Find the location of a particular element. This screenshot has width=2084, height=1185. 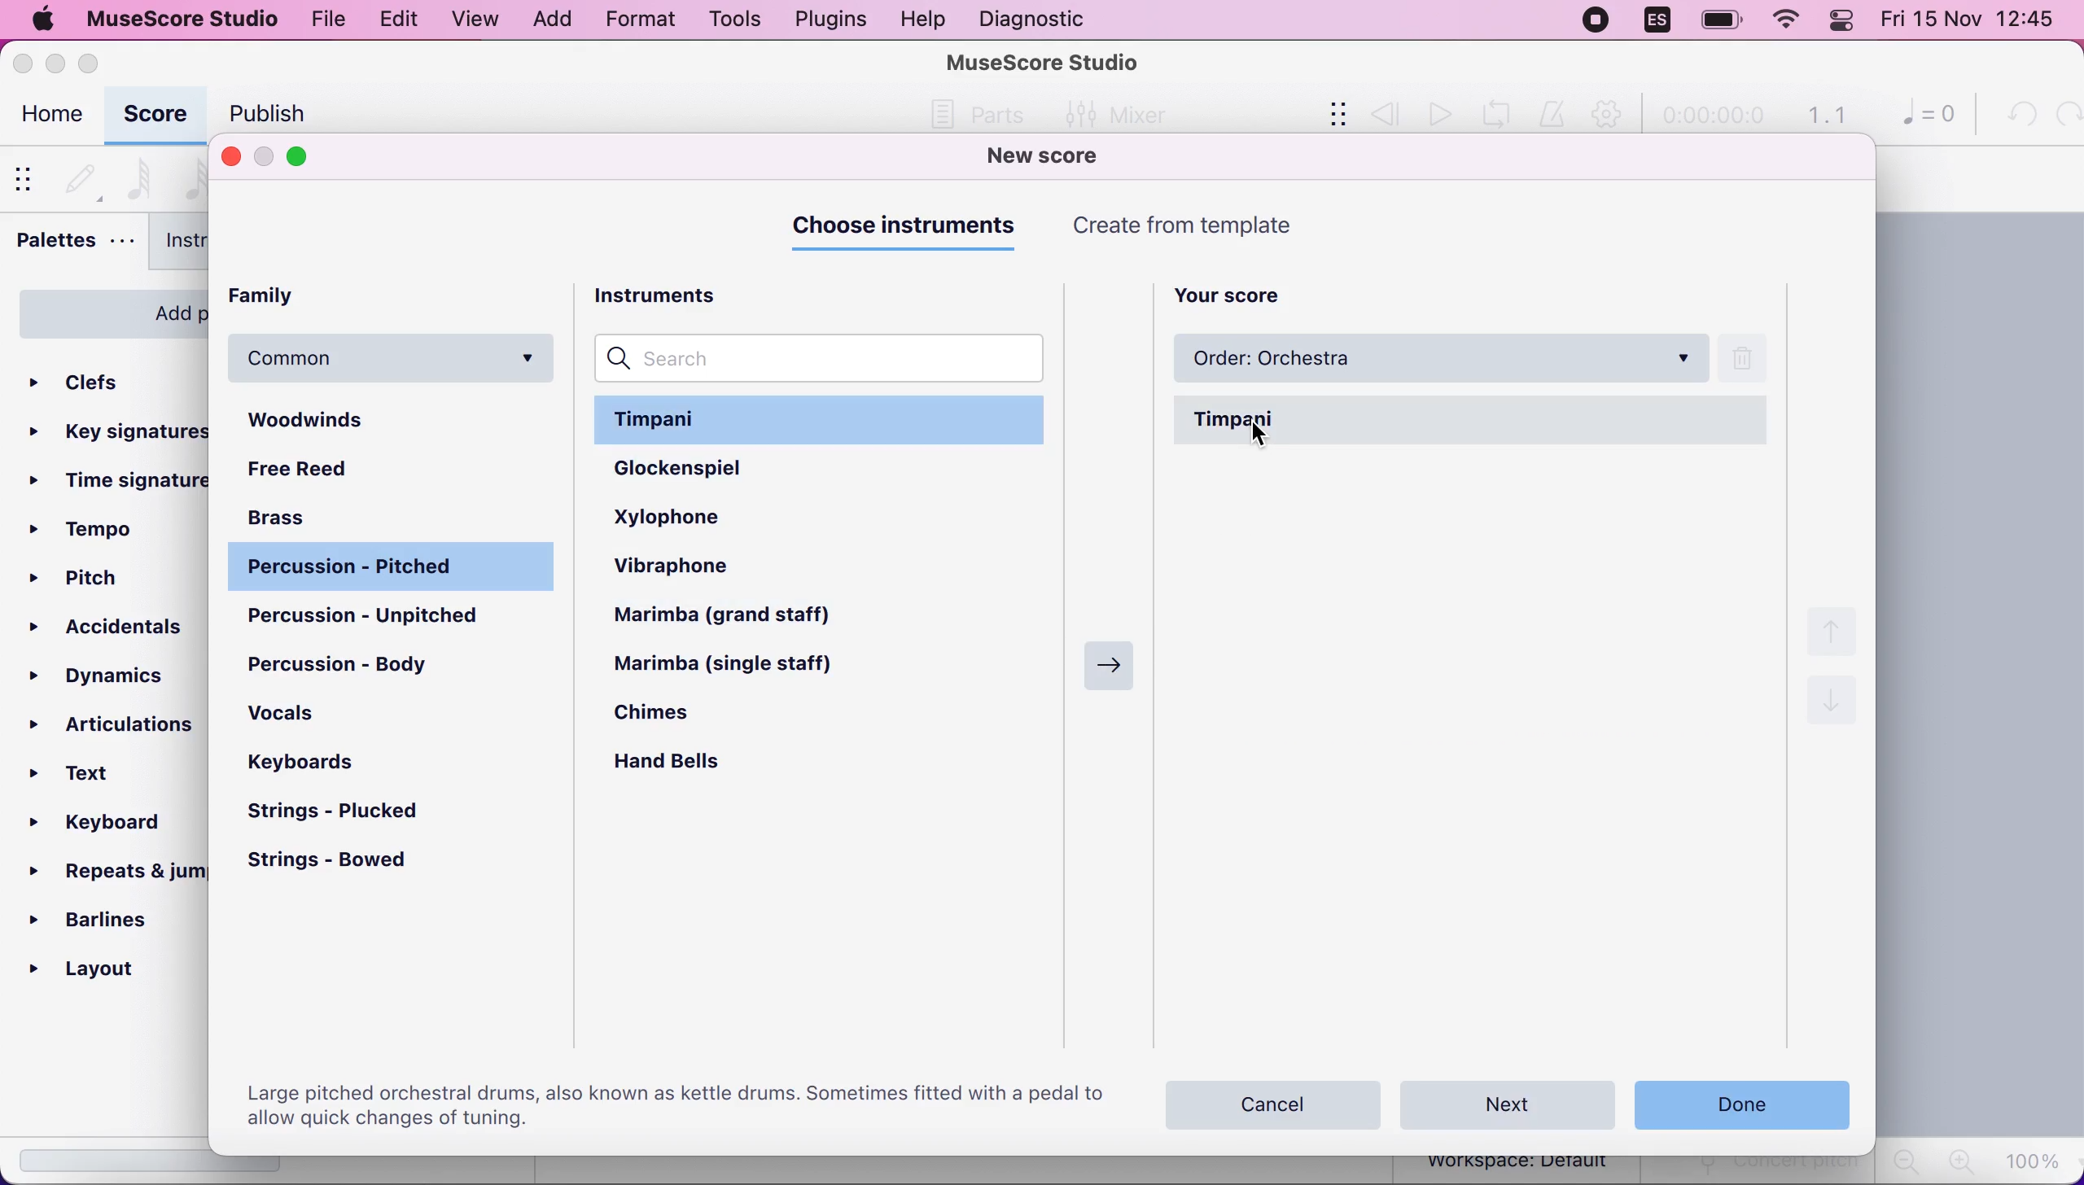

clefs is located at coordinates (106, 377).